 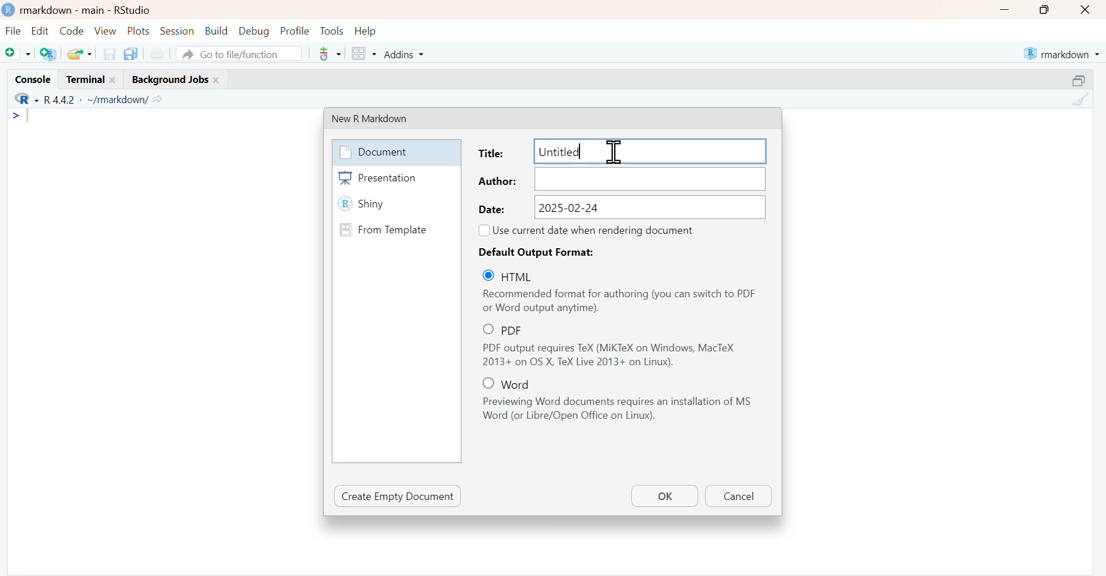 What do you see at coordinates (596, 230) in the screenshot?
I see `Use current date when rendering document` at bounding box center [596, 230].